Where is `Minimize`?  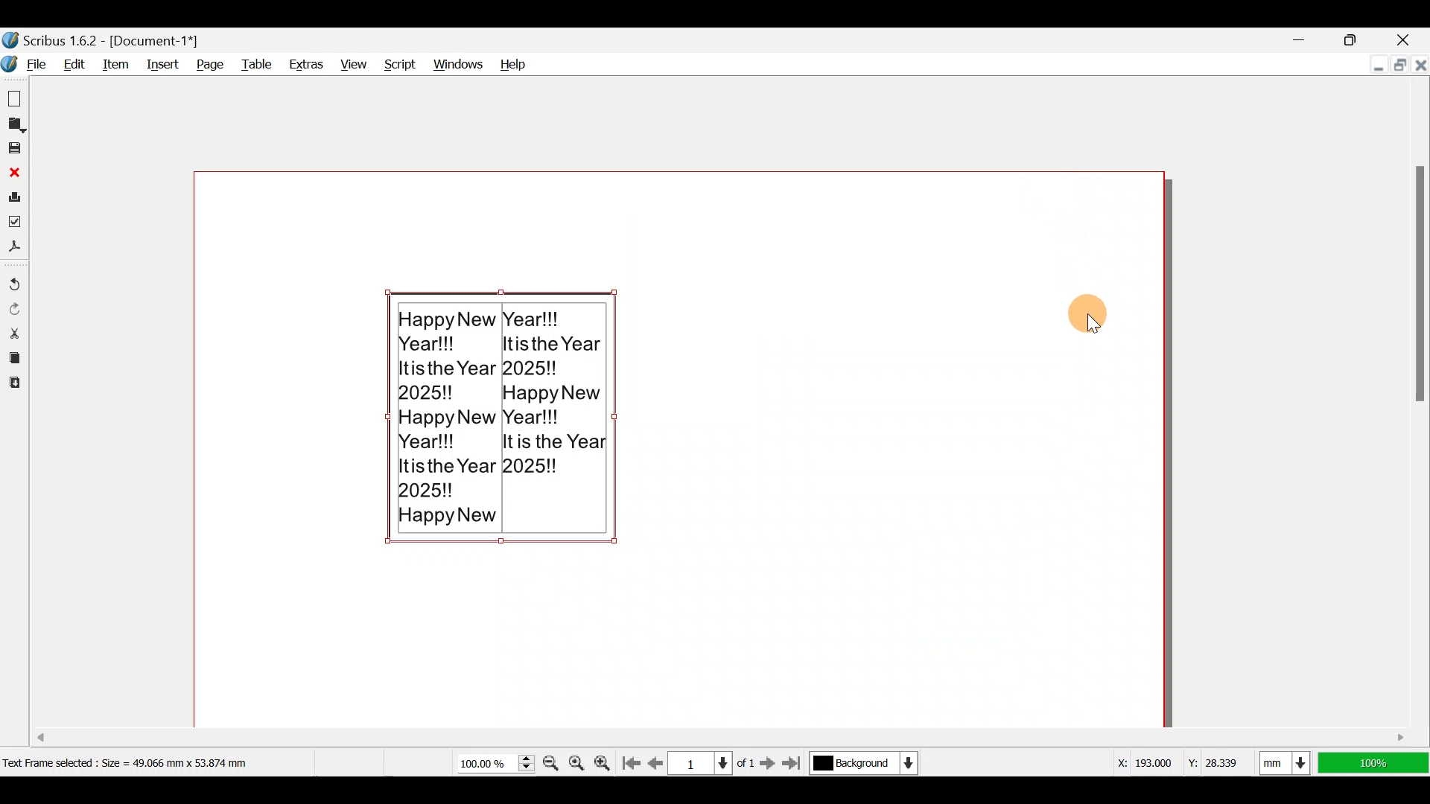 Minimize is located at coordinates (1366, 66).